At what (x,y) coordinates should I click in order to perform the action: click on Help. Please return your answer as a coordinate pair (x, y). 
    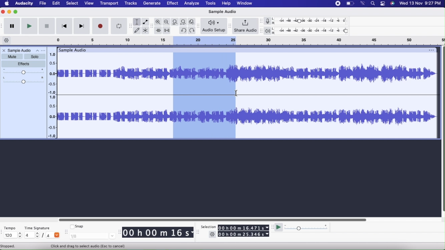
    Looking at the image, I should click on (226, 3).